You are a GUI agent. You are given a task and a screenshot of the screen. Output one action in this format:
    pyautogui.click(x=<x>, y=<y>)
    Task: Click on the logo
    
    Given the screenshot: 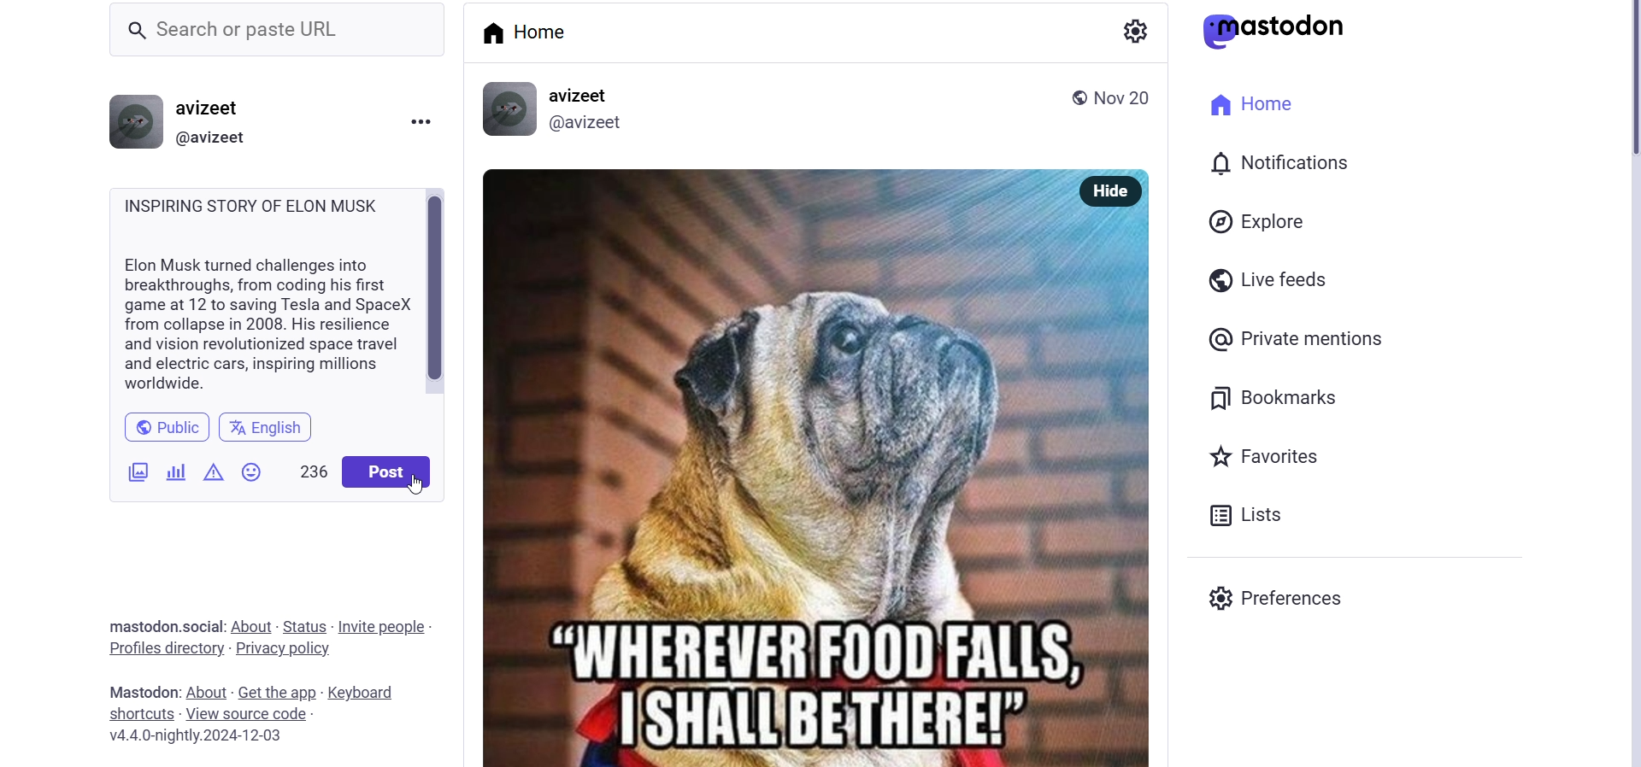 What is the action you would take?
    pyautogui.click(x=1280, y=31)
    